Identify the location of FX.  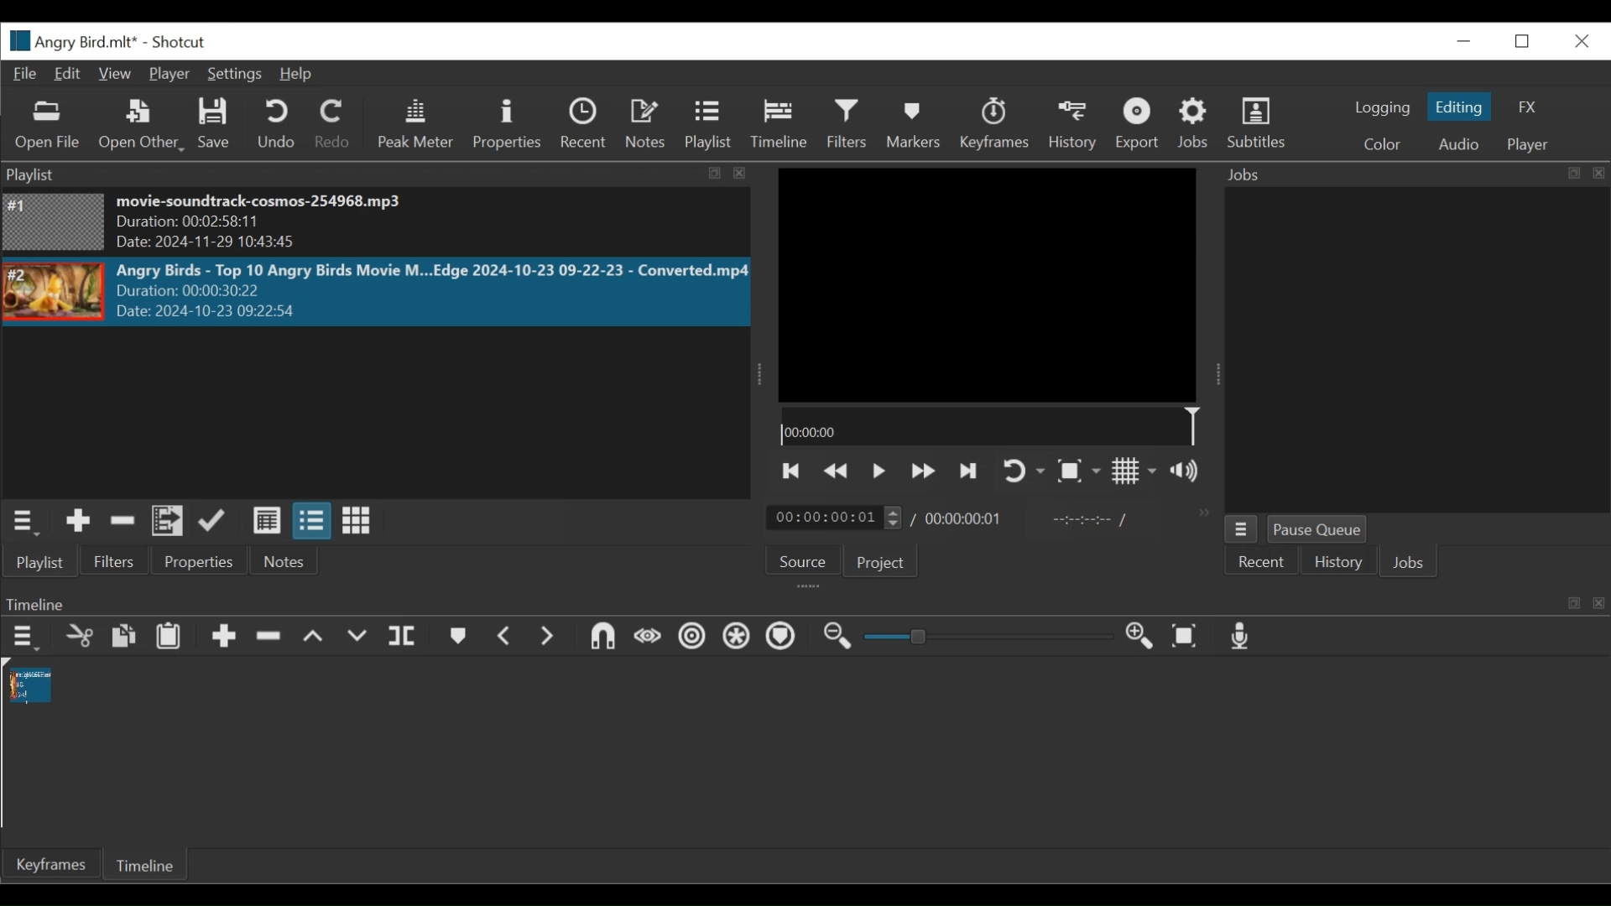
(1529, 109).